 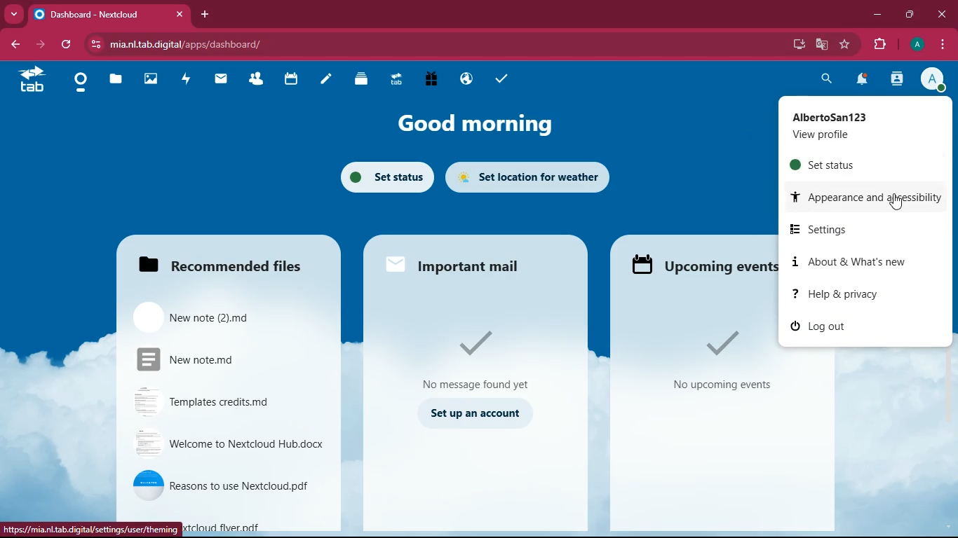 What do you see at coordinates (227, 486) in the screenshot?
I see `file` at bounding box center [227, 486].